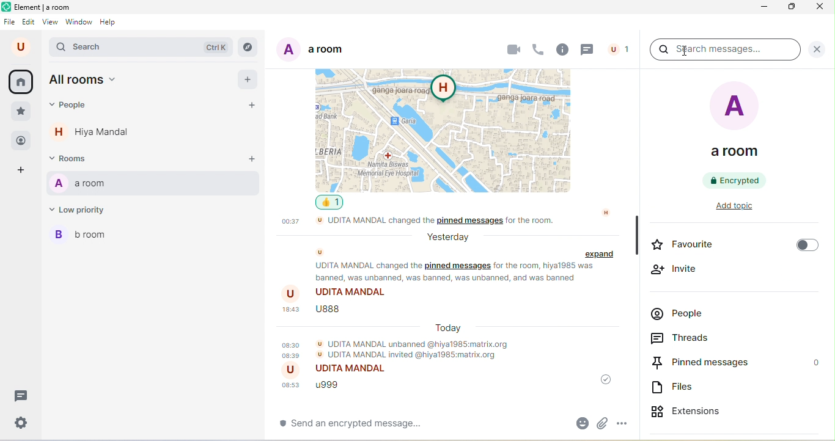 Image resolution: width=835 pixels, height=441 pixels. Describe the element at coordinates (449, 327) in the screenshot. I see `today` at that location.